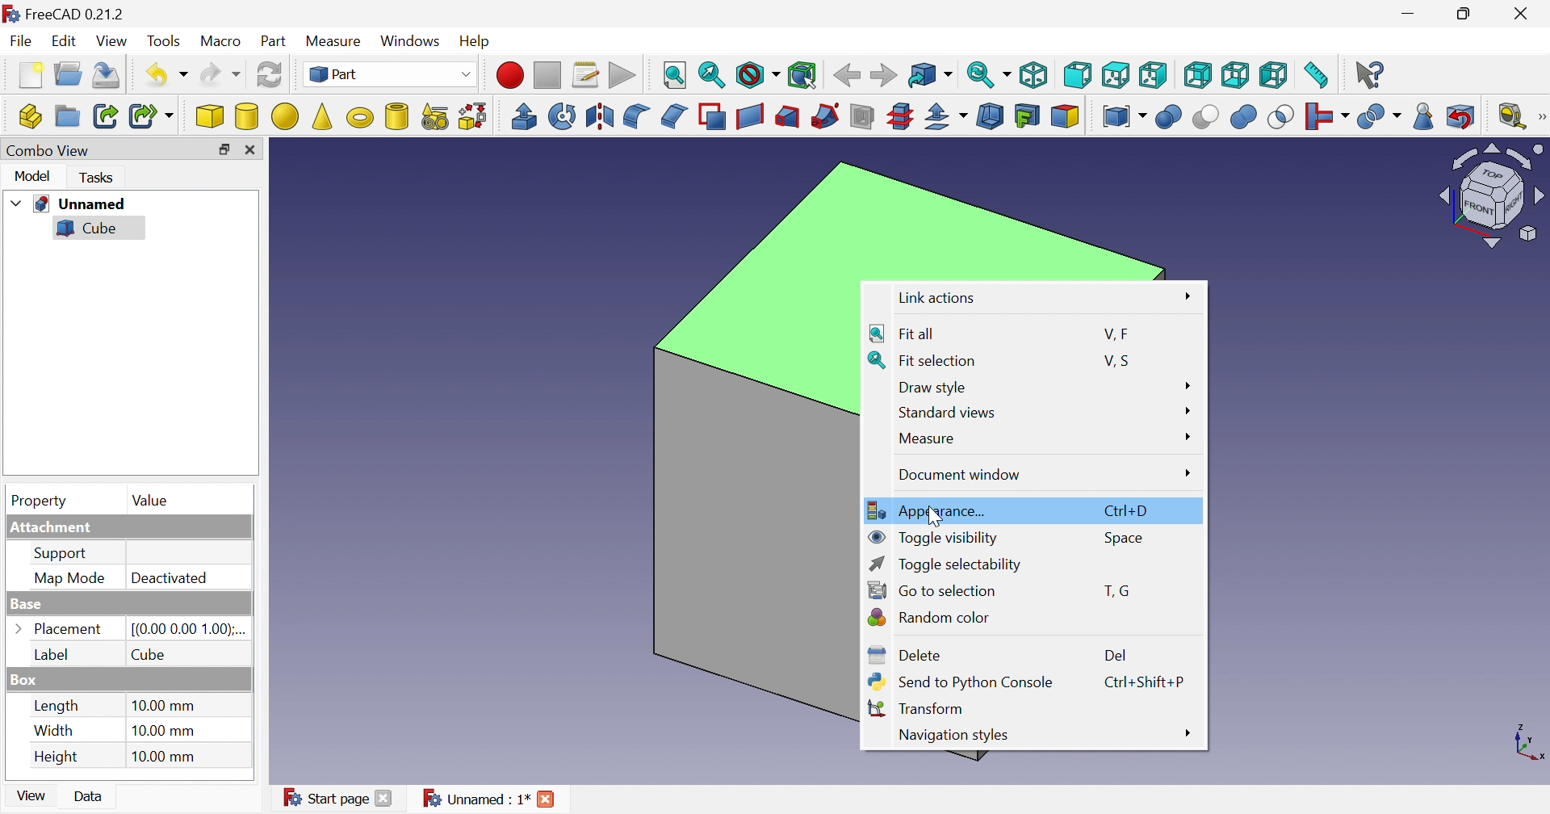  Describe the element at coordinates (29, 678) in the screenshot. I see `Box` at that location.